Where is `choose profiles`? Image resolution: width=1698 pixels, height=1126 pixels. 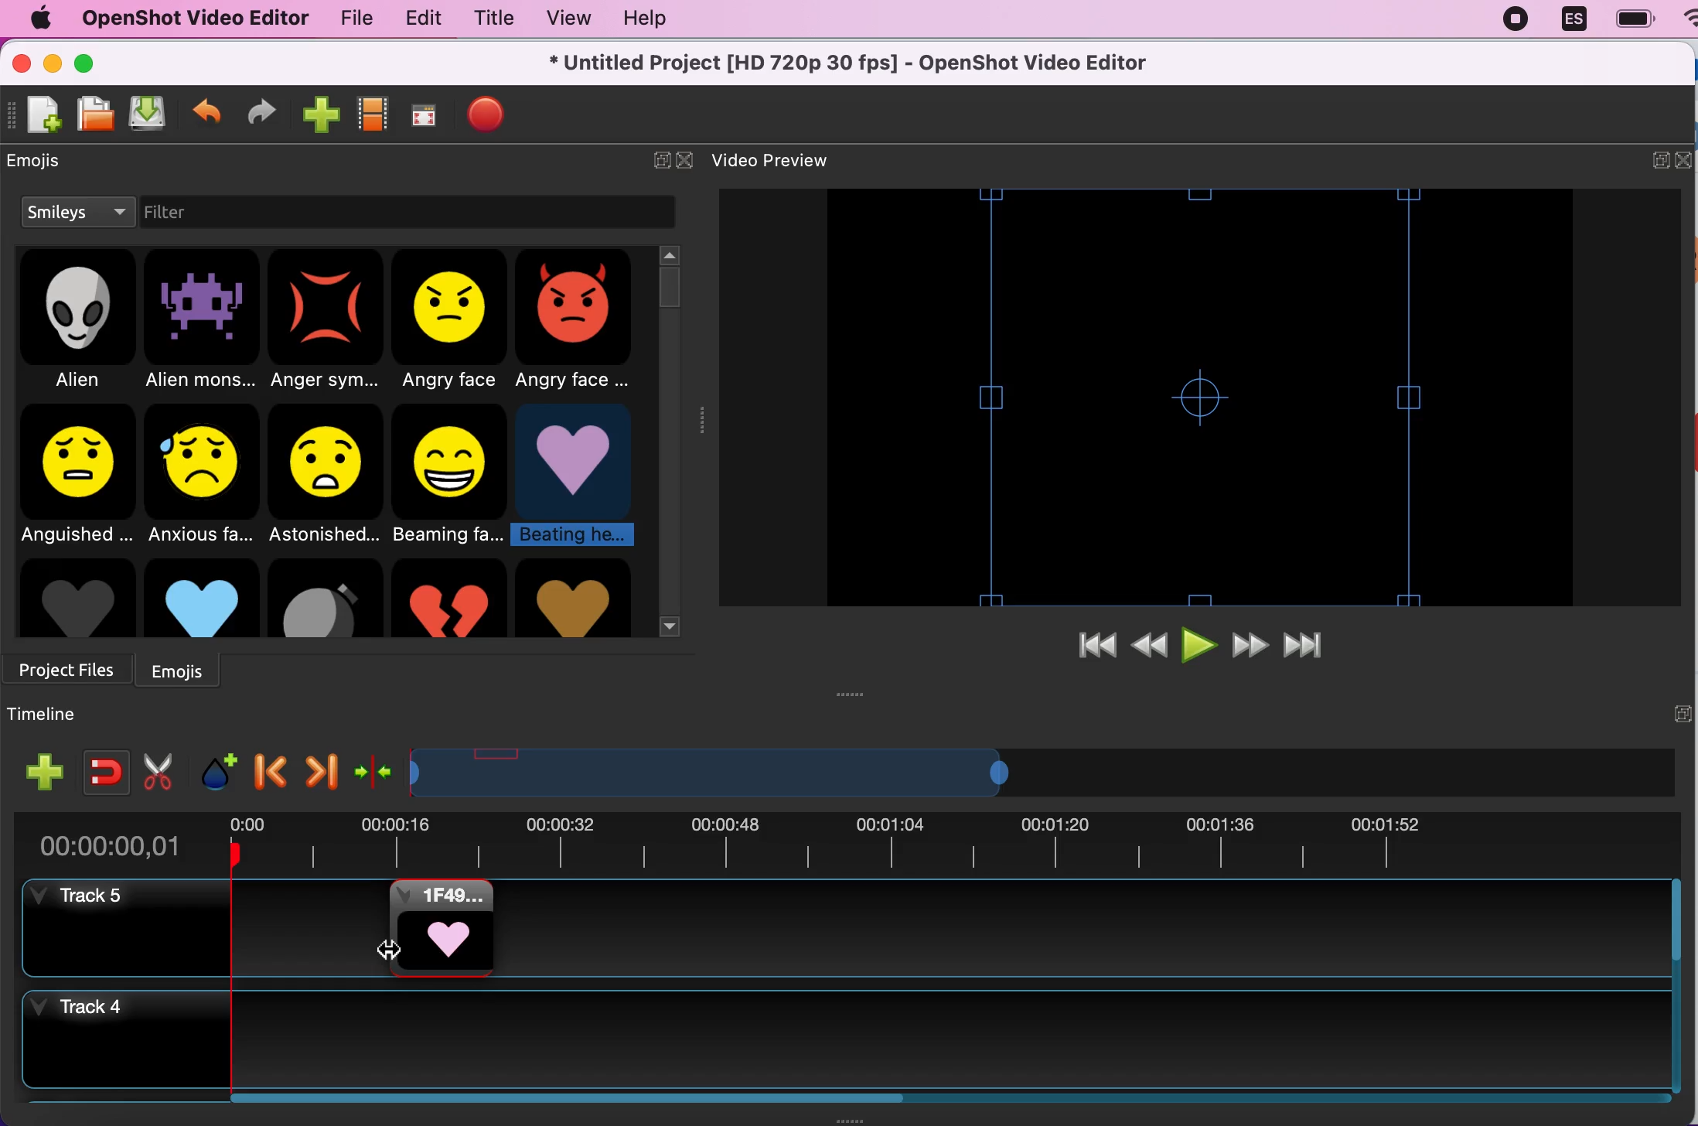 choose profiles is located at coordinates (373, 114).